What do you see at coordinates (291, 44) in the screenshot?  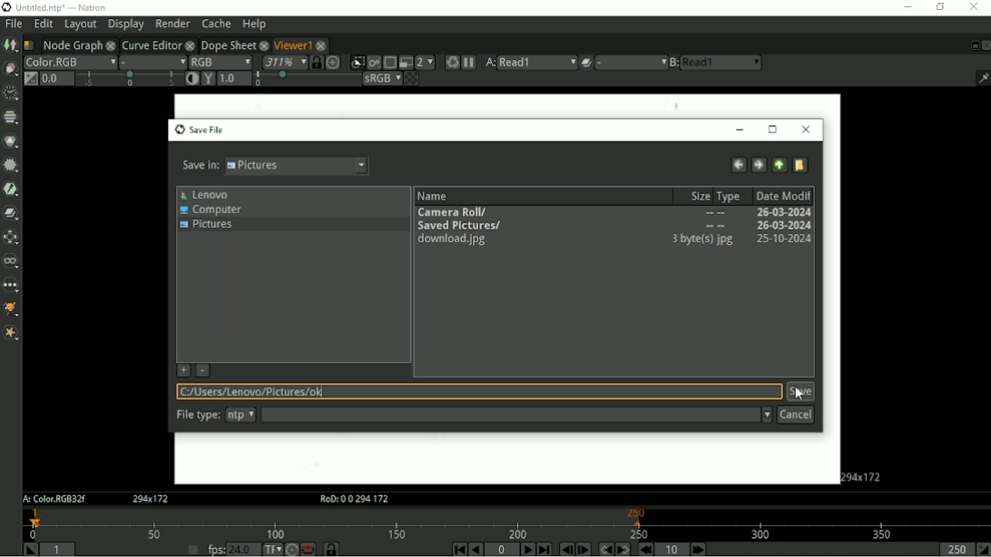 I see `Viewer1` at bounding box center [291, 44].